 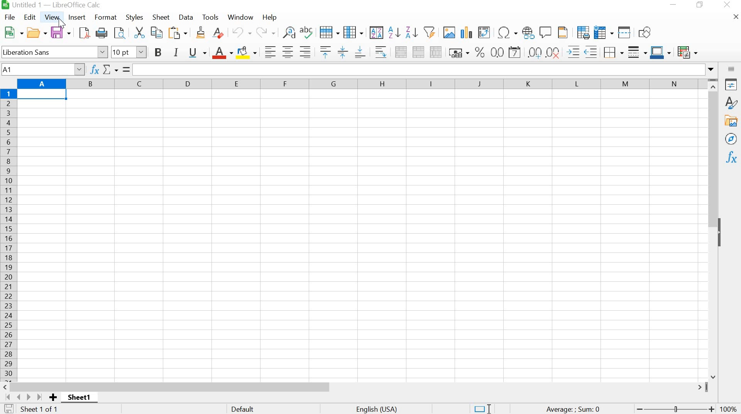 What do you see at coordinates (222, 53) in the screenshot?
I see `FONT COLOR` at bounding box center [222, 53].